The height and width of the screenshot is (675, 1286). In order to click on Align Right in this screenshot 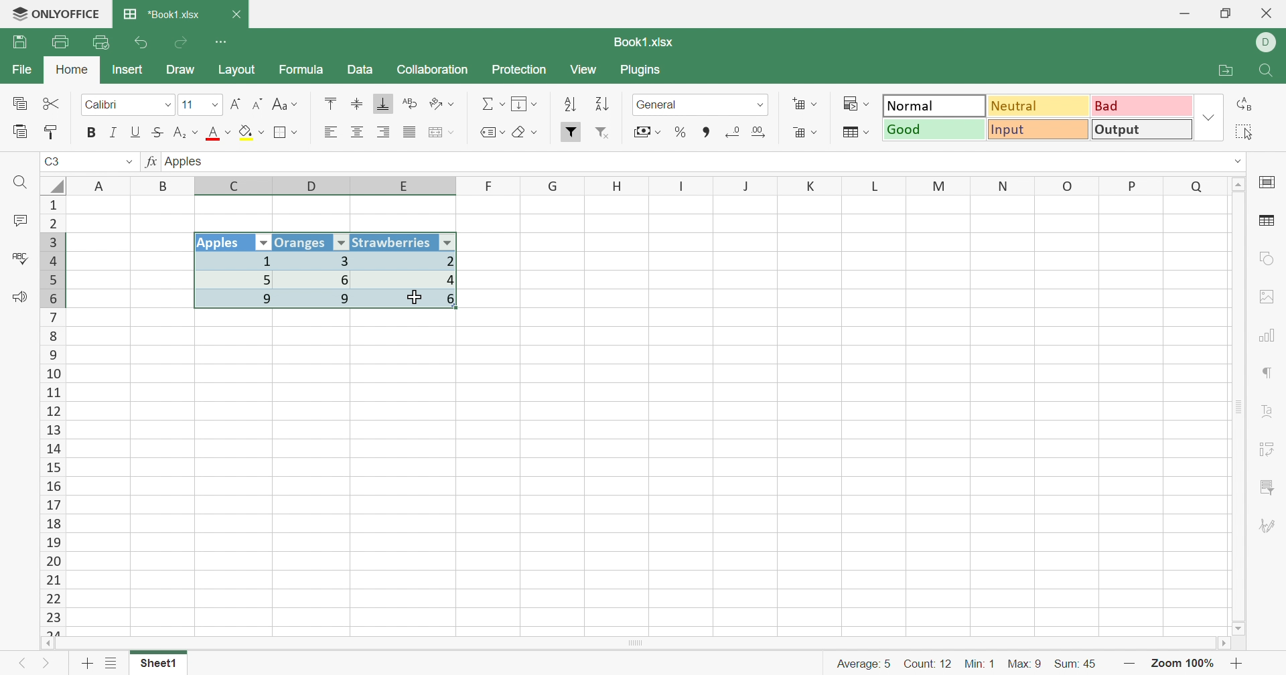, I will do `click(385, 132)`.